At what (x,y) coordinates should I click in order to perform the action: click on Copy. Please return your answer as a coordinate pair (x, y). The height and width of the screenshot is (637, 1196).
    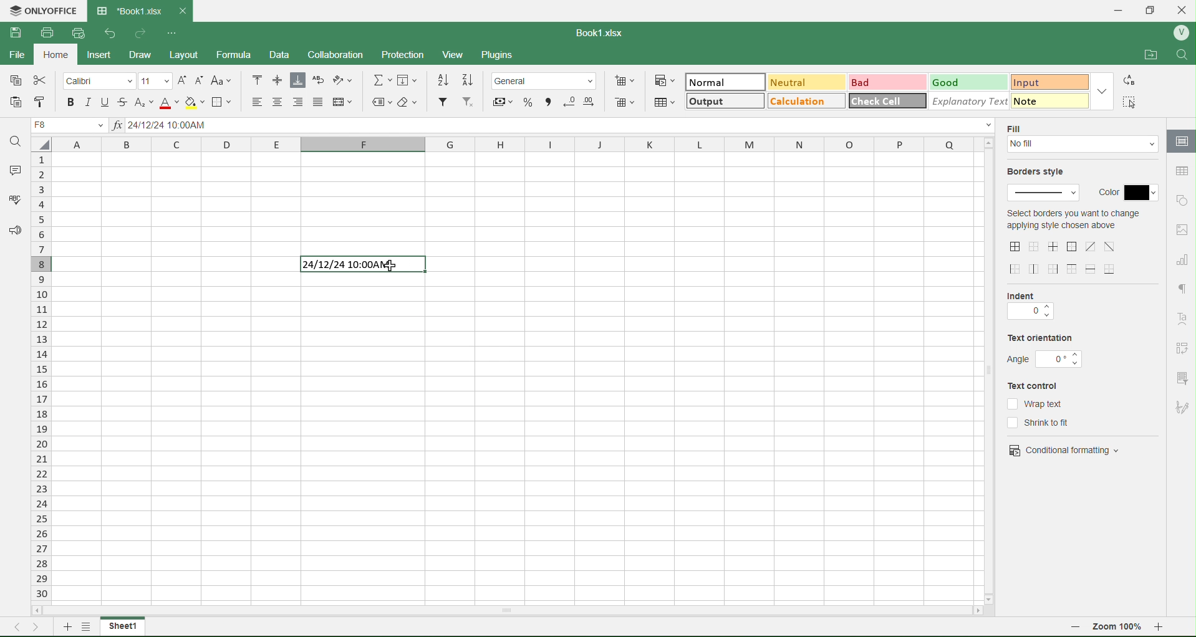
    Looking at the image, I should click on (16, 81).